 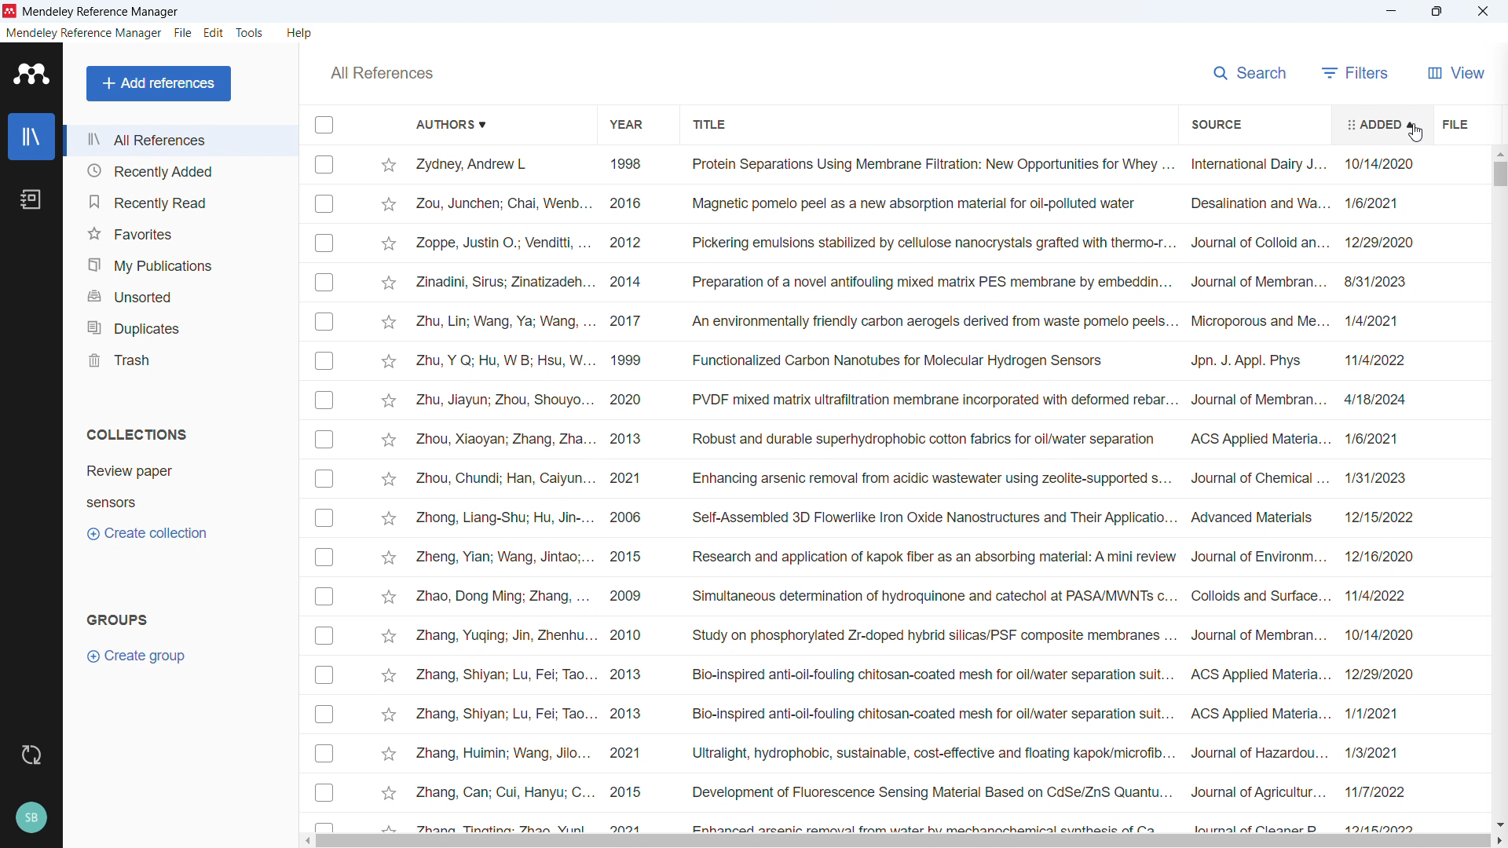 What do you see at coordinates (1499, 840) in the screenshot?
I see `Scroll right ` at bounding box center [1499, 840].